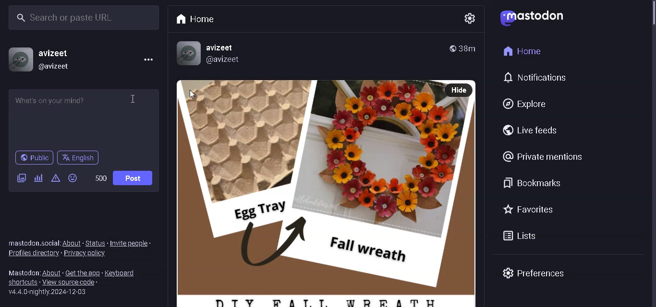 This screenshot has height=307, width=656. I want to click on english language, so click(81, 159).